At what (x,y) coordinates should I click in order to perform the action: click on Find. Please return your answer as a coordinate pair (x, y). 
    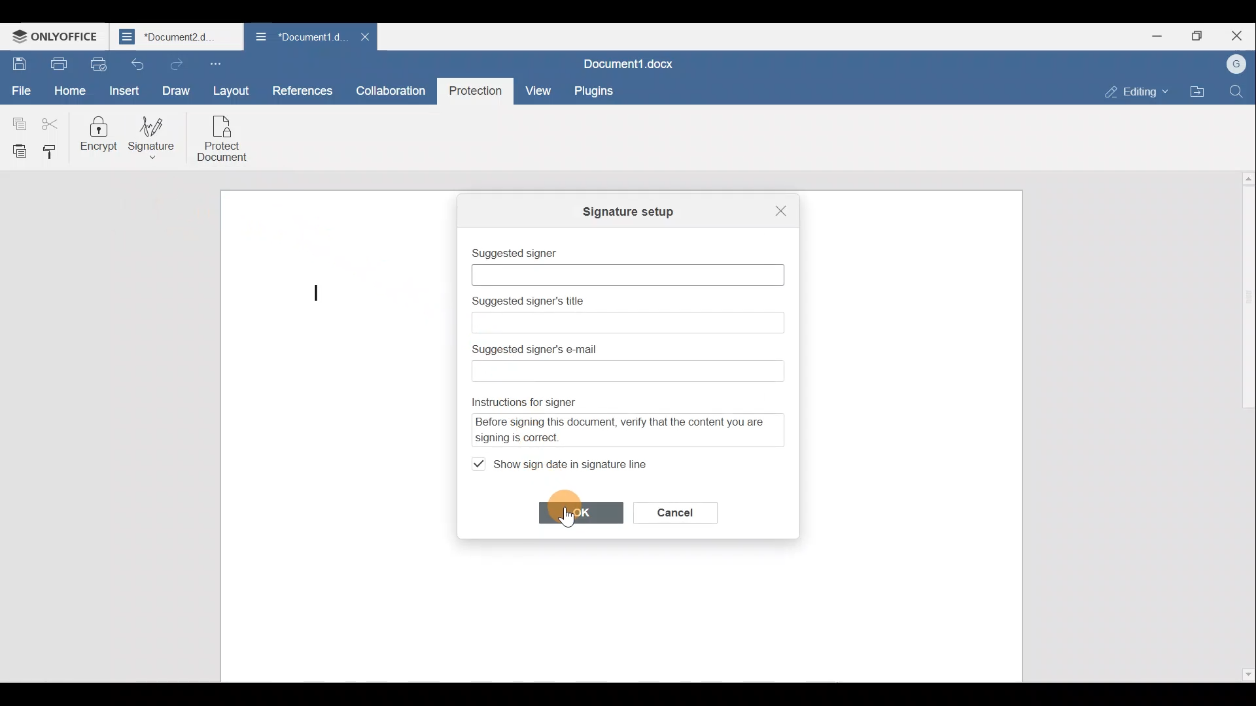
    Looking at the image, I should click on (1237, 92).